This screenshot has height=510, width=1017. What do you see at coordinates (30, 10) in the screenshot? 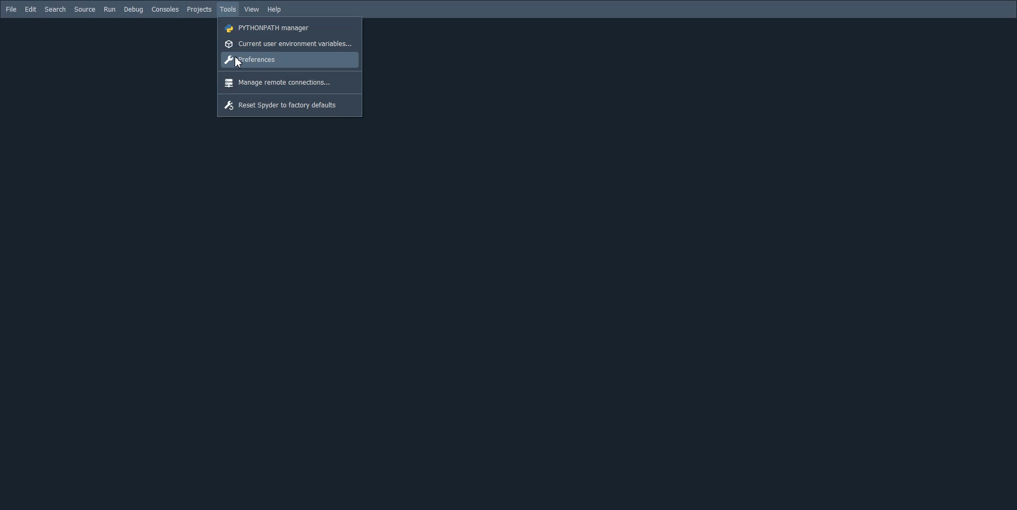
I see `Edit` at bounding box center [30, 10].